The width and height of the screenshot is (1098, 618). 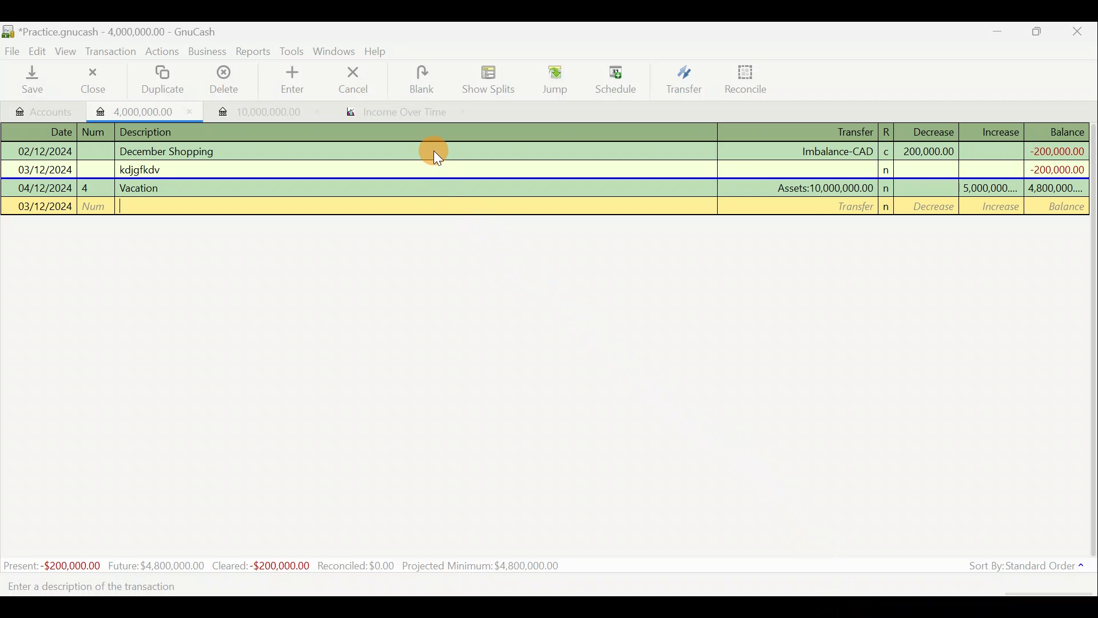 I want to click on Cancel, so click(x=354, y=79).